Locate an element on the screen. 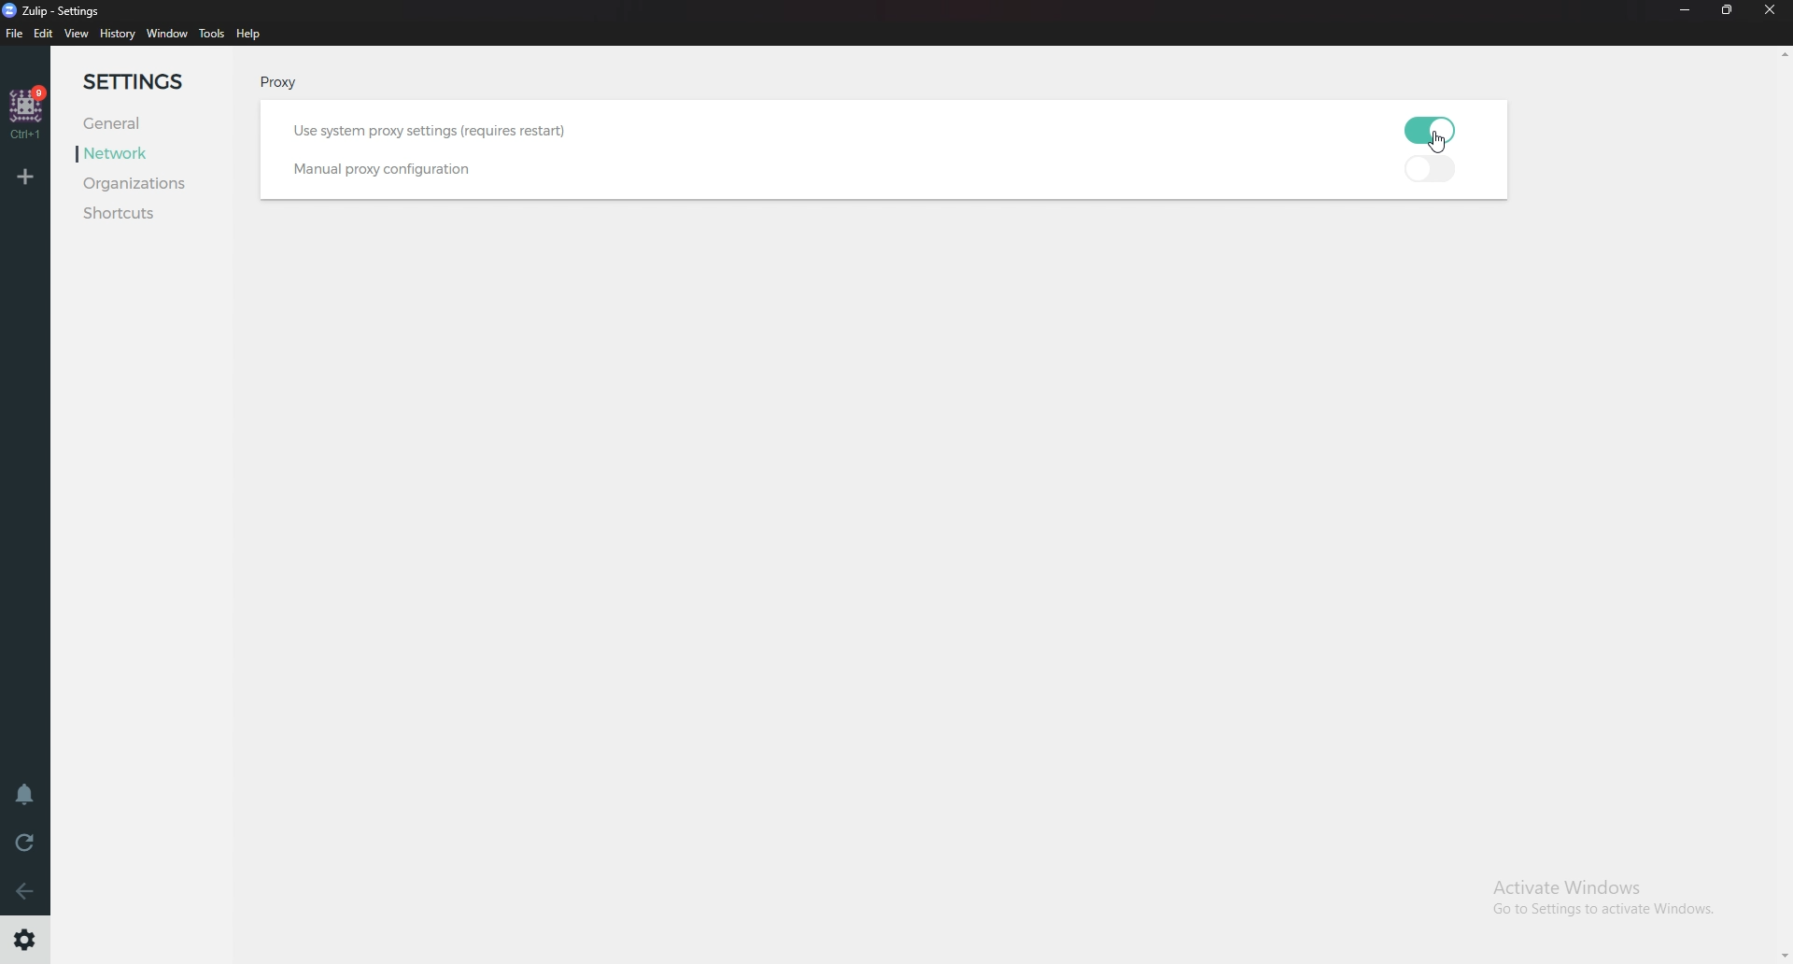 The width and height of the screenshot is (1793, 964). help is located at coordinates (249, 35).